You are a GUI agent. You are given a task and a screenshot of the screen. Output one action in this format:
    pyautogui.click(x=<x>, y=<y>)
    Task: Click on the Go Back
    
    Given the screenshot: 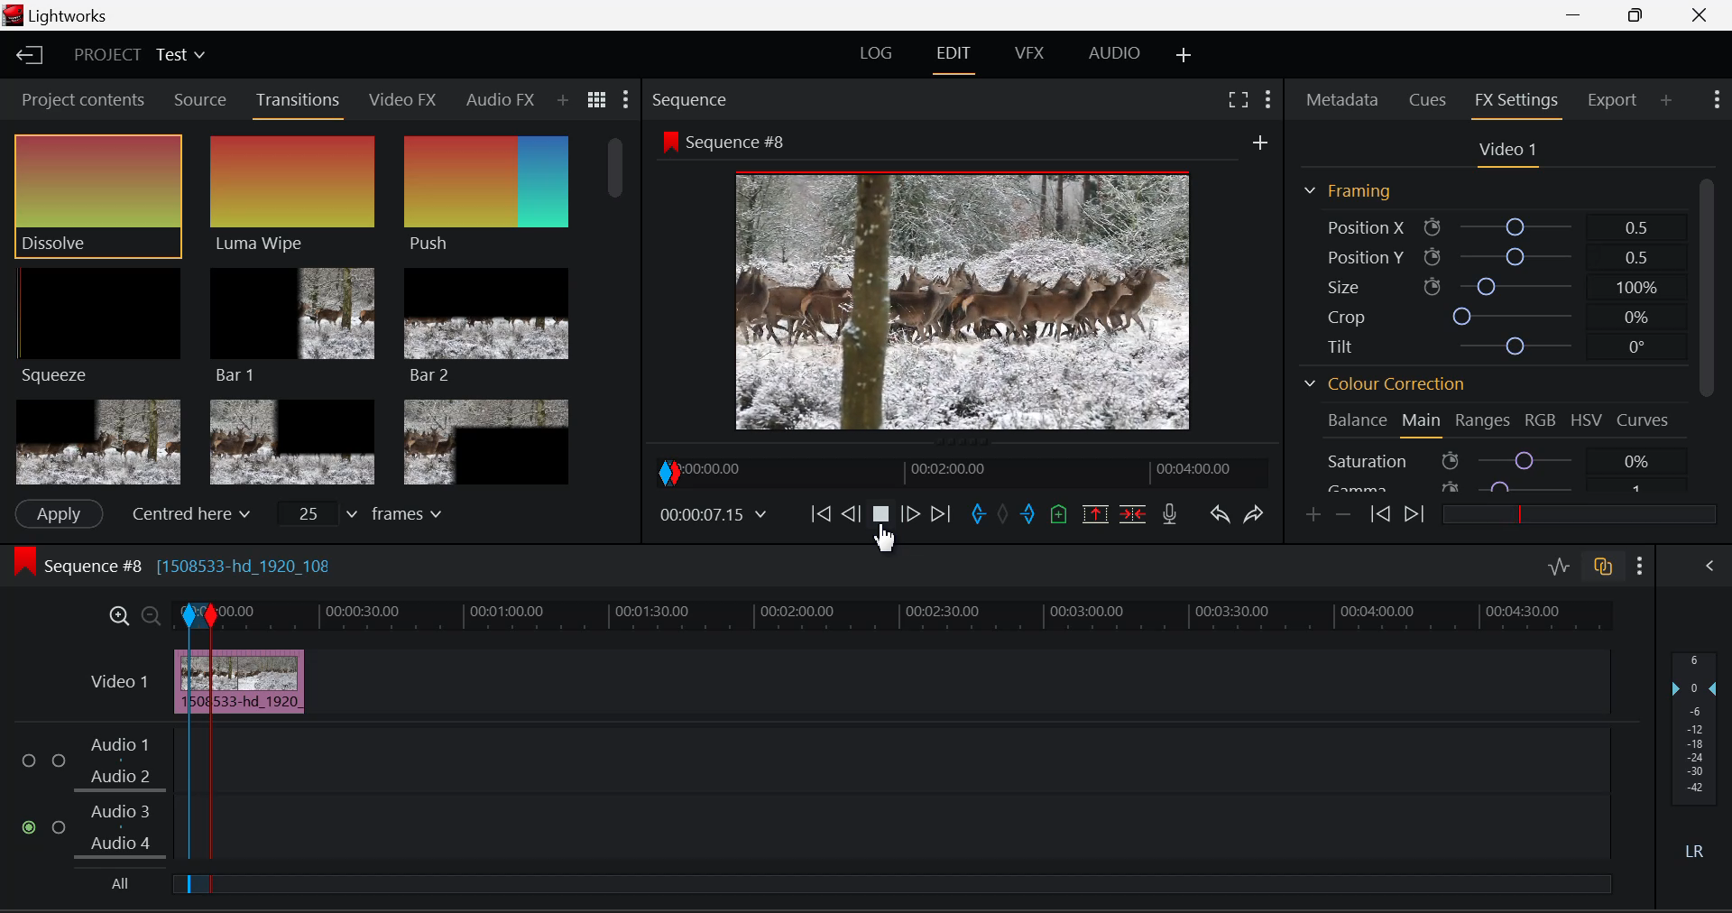 What is the action you would take?
    pyautogui.click(x=851, y=515)
    